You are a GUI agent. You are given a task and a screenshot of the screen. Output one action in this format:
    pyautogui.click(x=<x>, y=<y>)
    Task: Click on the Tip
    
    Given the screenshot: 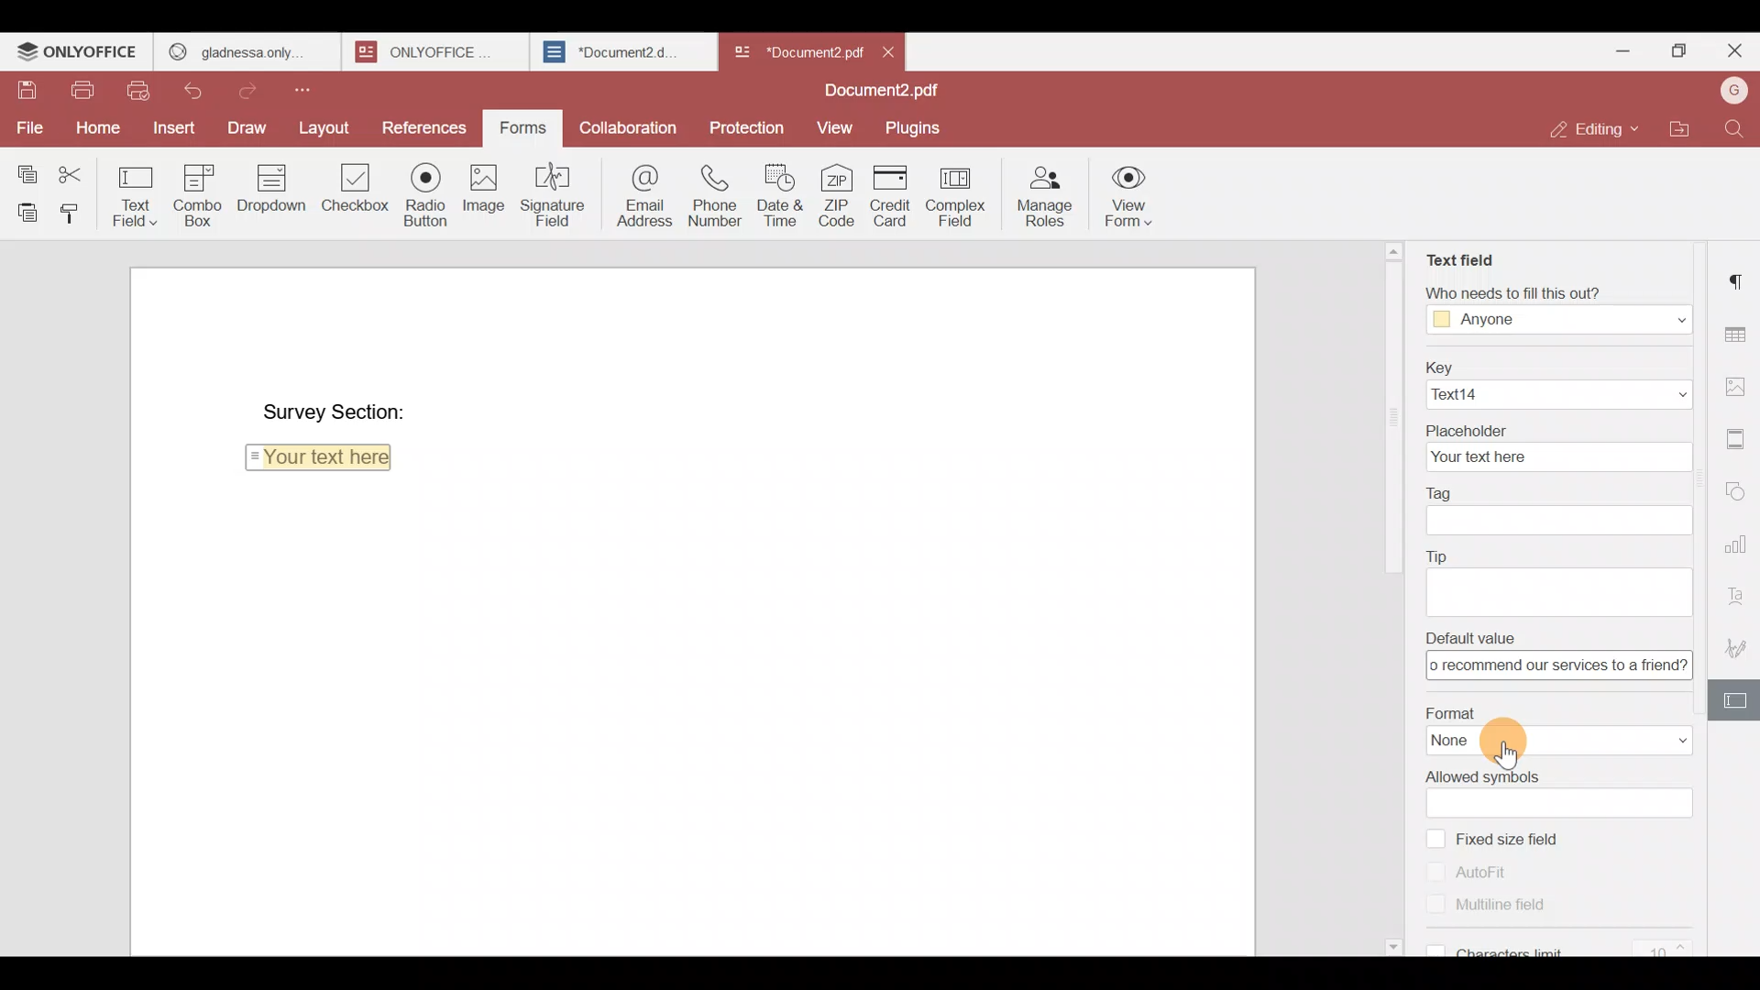 What is the action you would take?
    pyautogui.click(x=1556, y=555)
    